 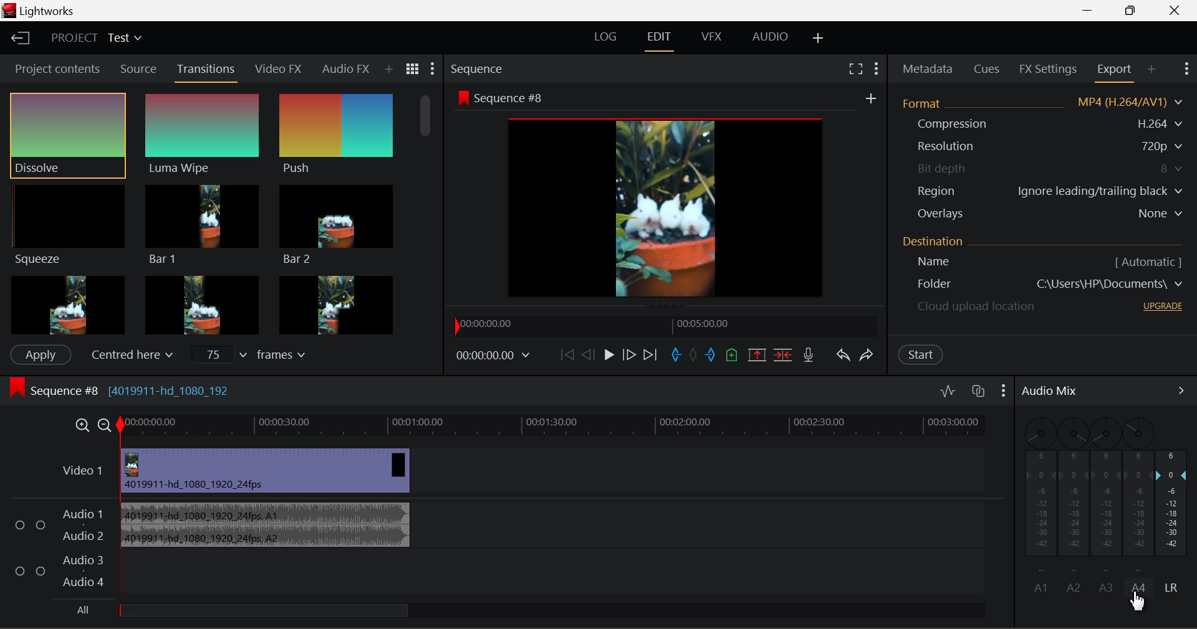 I want to click on Destination Details, so click(x=1045, y=253).